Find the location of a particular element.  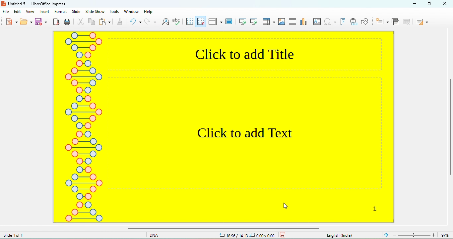

master slide is located at coordinates (229, 21).